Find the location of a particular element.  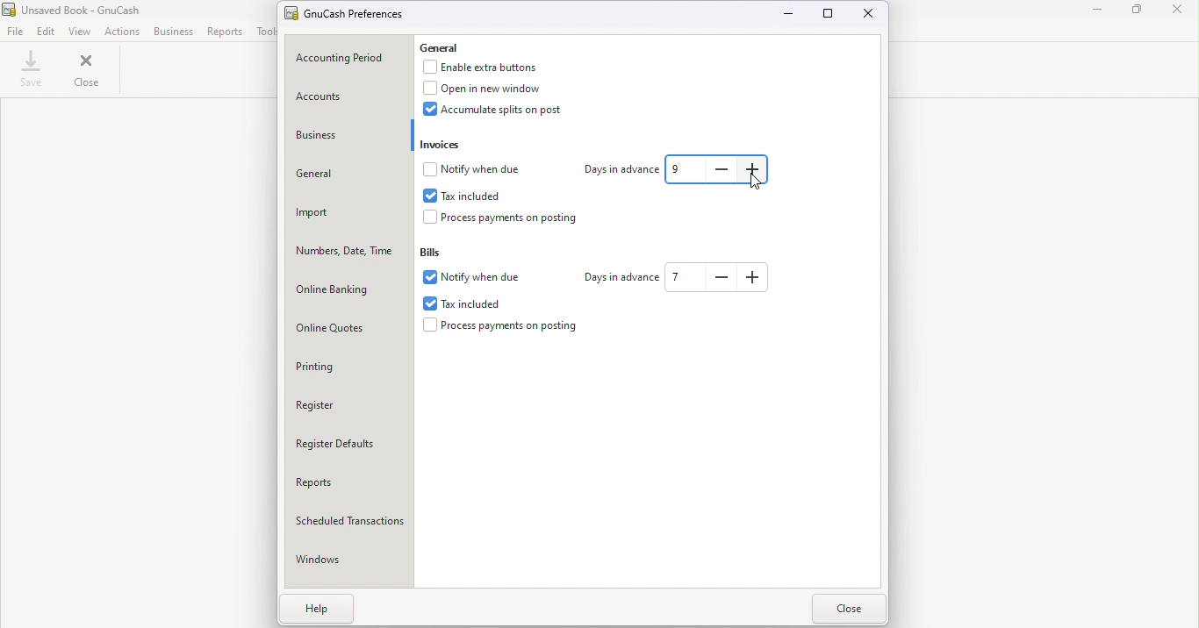

Import is located at coordinates (348, 214).